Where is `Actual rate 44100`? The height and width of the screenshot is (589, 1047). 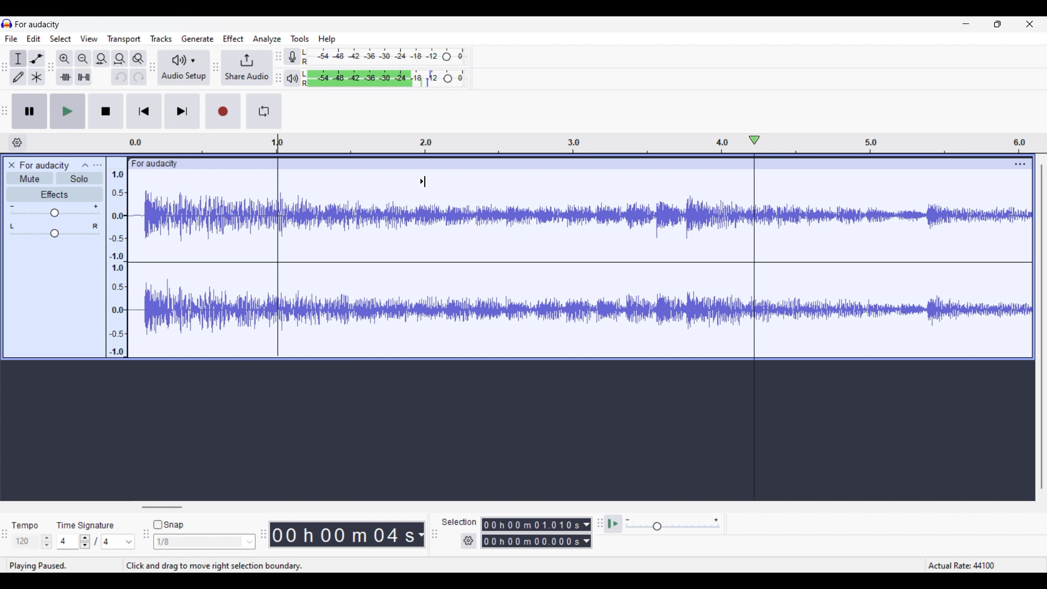
Actual rate 44100 is located at coordinates (969, 560).